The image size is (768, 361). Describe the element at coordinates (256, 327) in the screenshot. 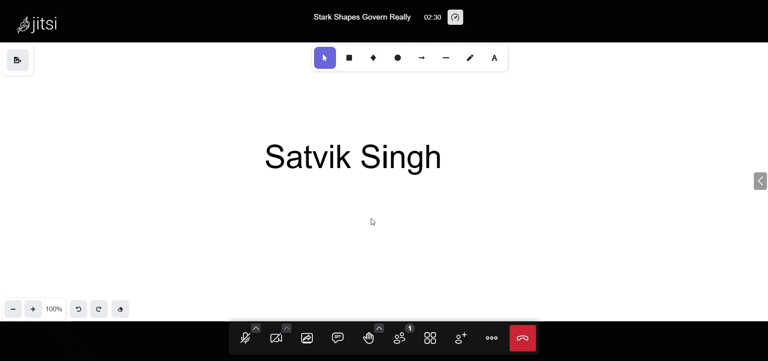

I see `more audio option` at that location.